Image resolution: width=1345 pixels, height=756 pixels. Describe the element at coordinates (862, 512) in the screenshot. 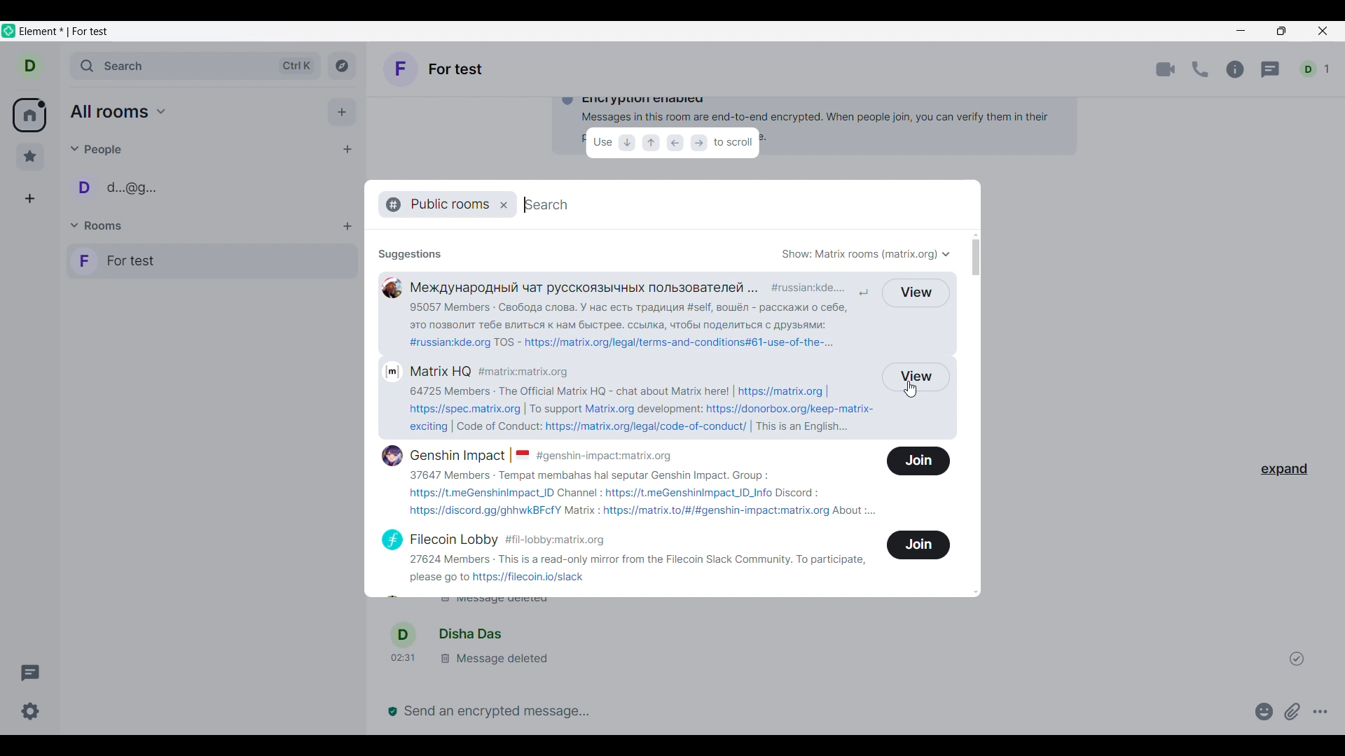

I see `about...` at that location.